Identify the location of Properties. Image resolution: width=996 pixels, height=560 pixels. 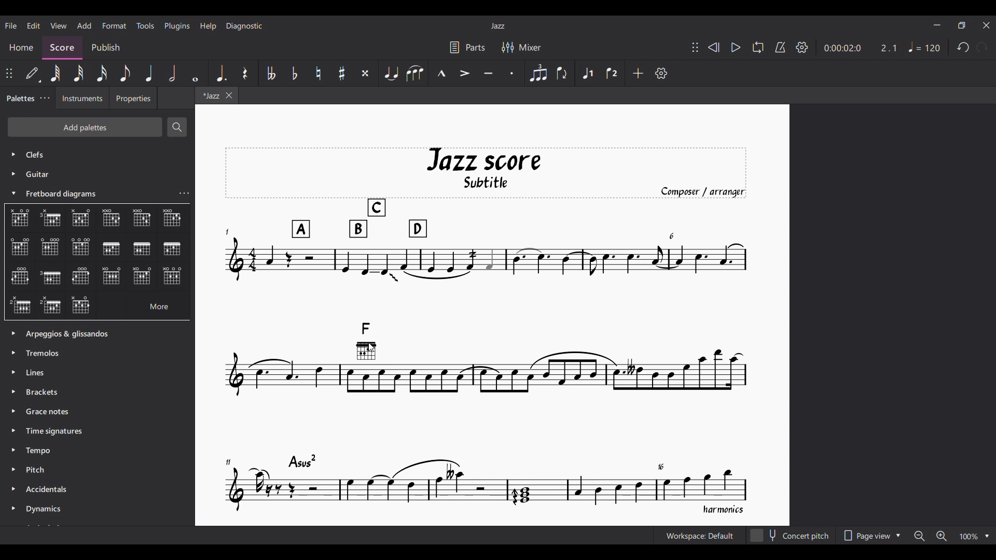
(134, 99).